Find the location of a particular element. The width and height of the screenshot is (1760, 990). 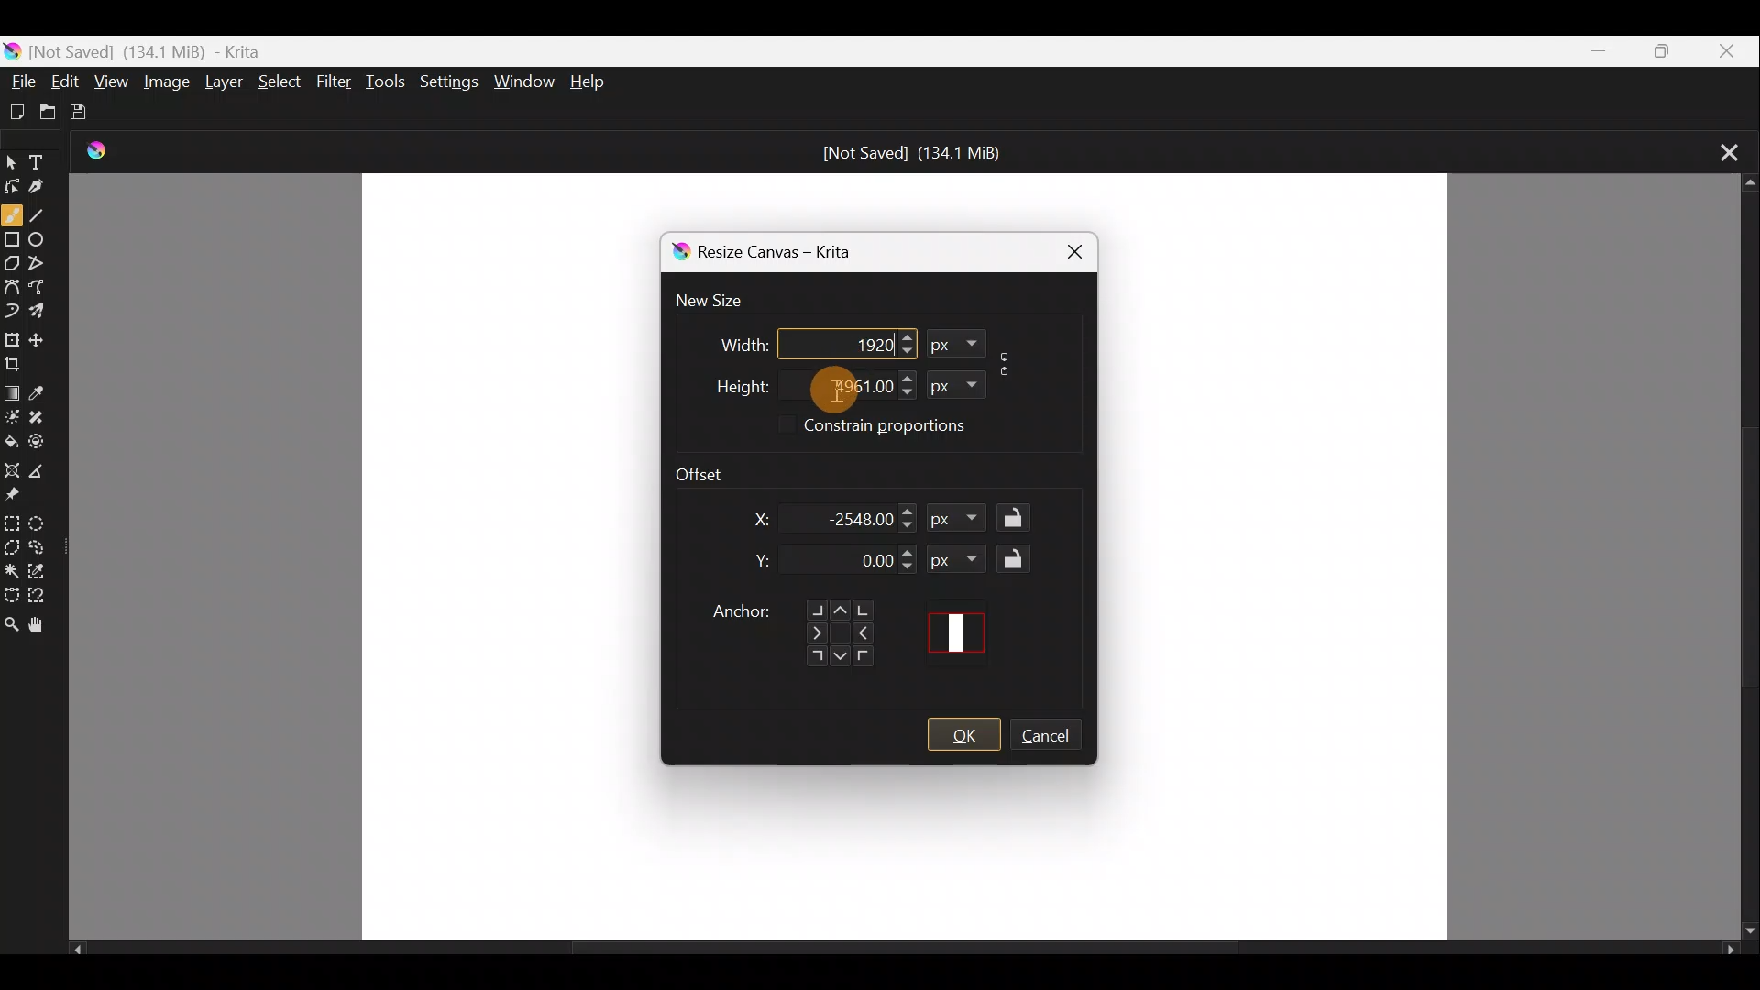

Rectangular selection tool is located at coordinates (15, 522).